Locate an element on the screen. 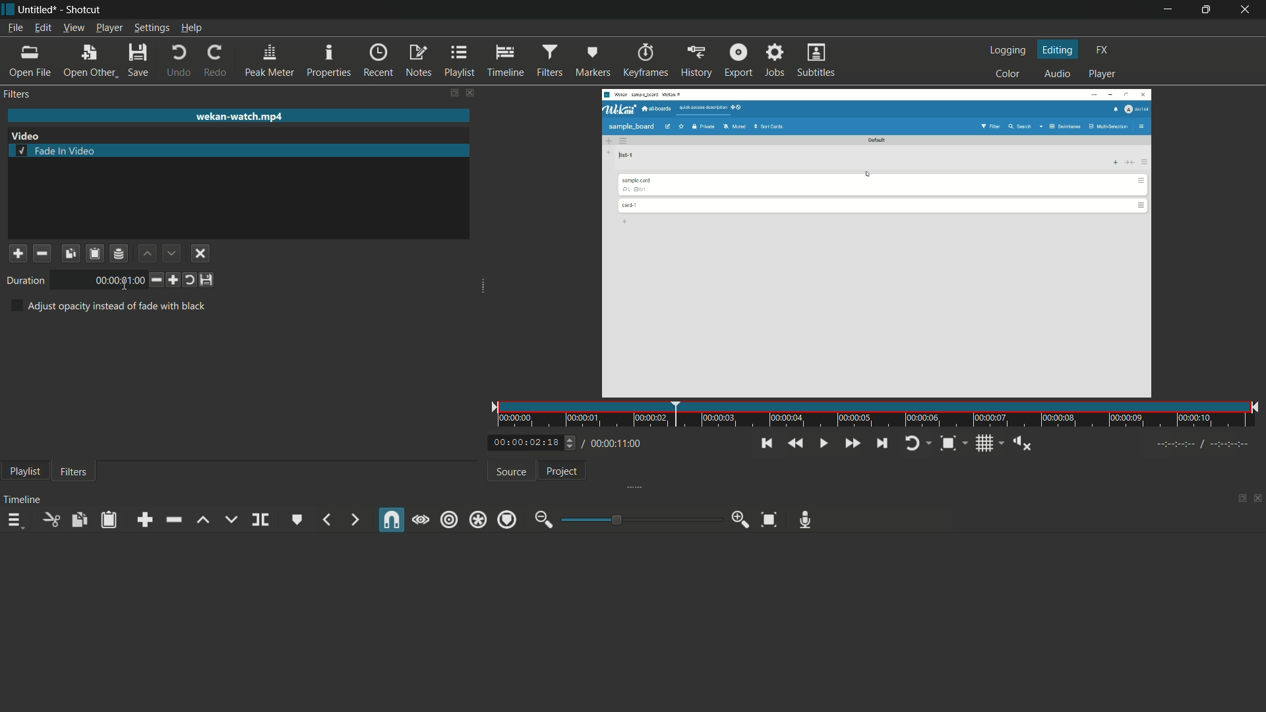  set as default is located at coordinates (208, 280).